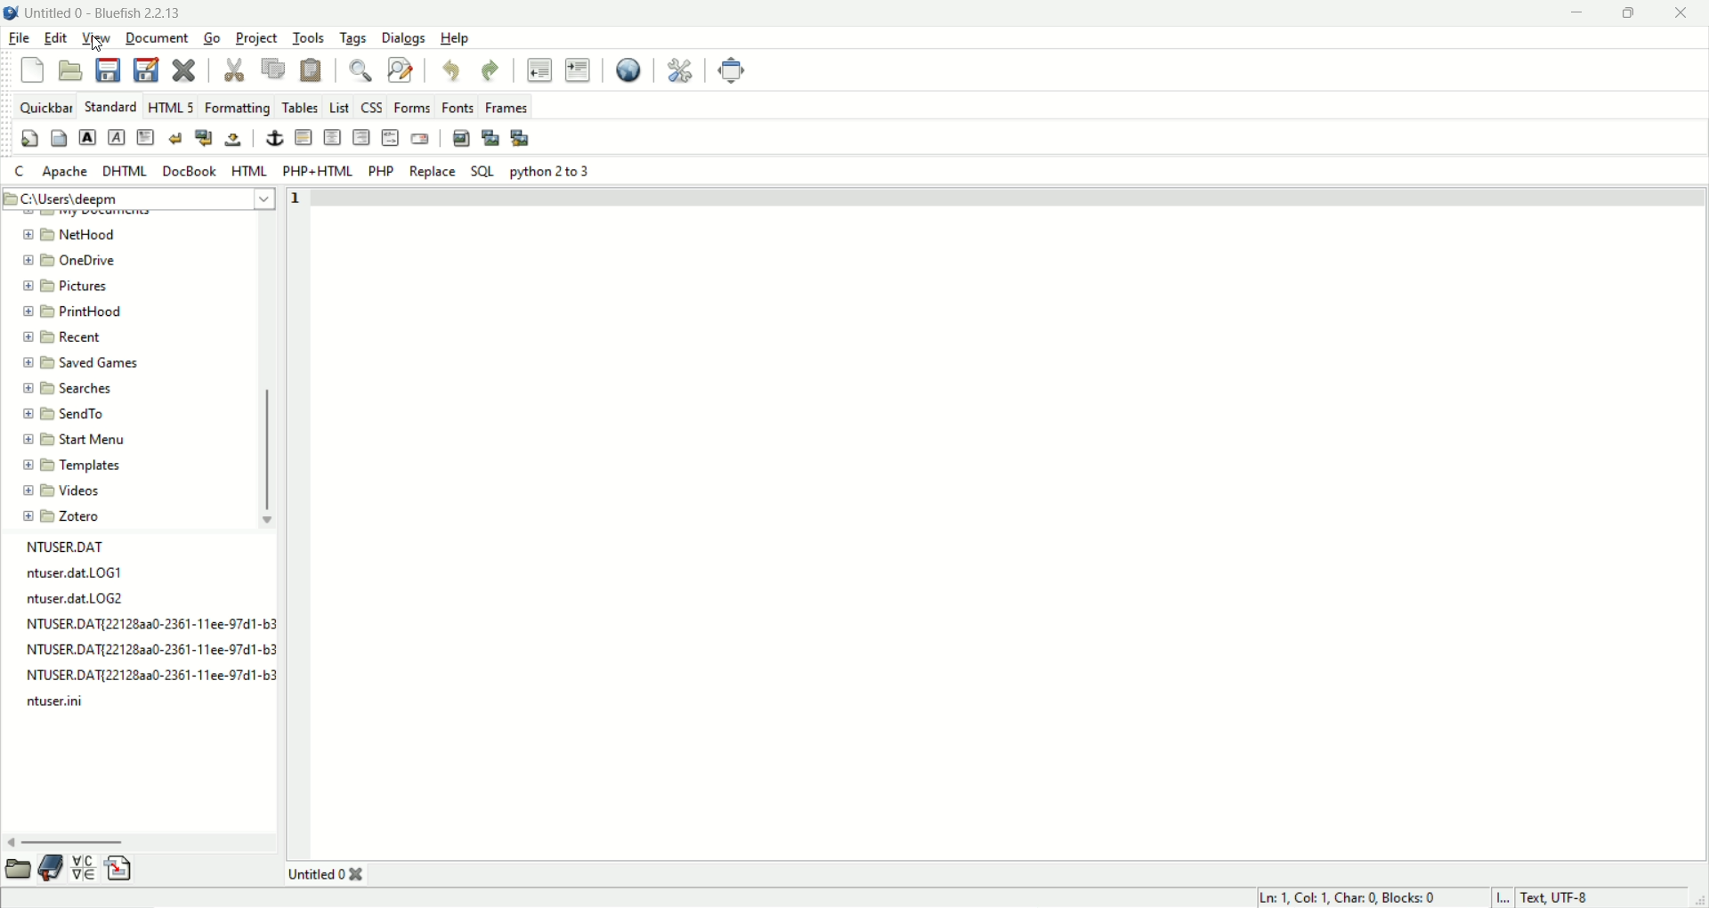  What do you see at coordinates (539, 69) in the screenshot?
I see `unindent` at bounding box center [539, 69].